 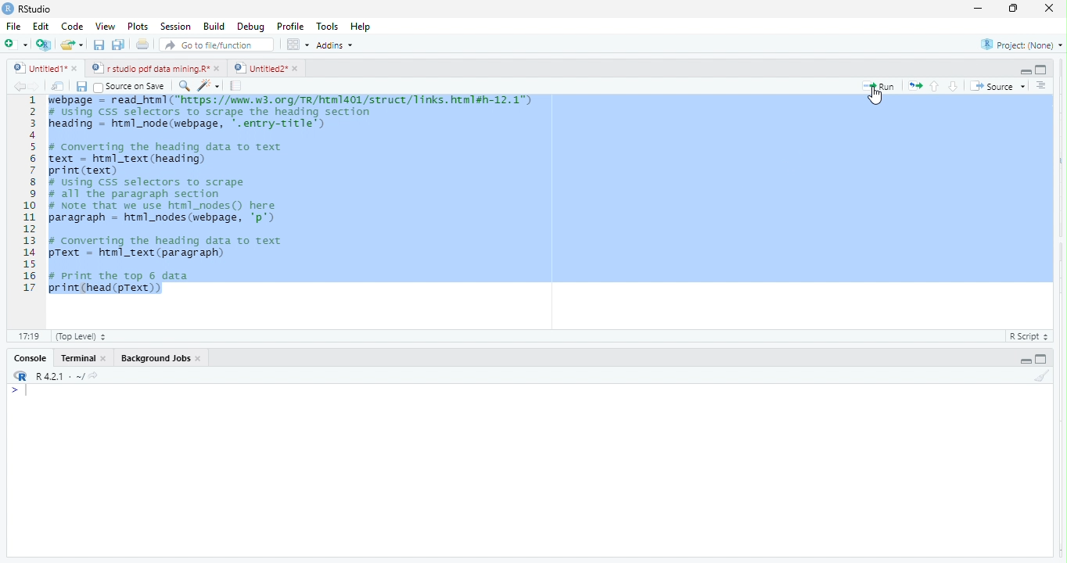 What do you see at coordinates (293, 27) in the screenshot?
I see `Profile` at bounding box center [293, 27].